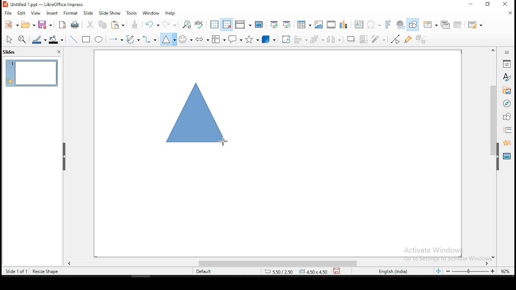 The height and width of the screenshot is (290, 516). I want to click on fill color, so click(58, 39).